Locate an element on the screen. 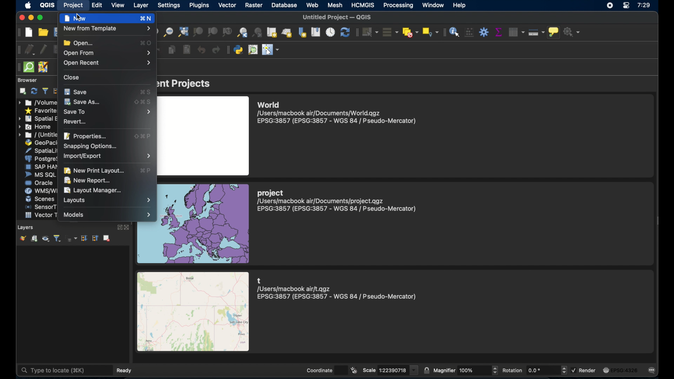 This screenshot has height=379, width=674. plugins is located at coordinates (201, 5).